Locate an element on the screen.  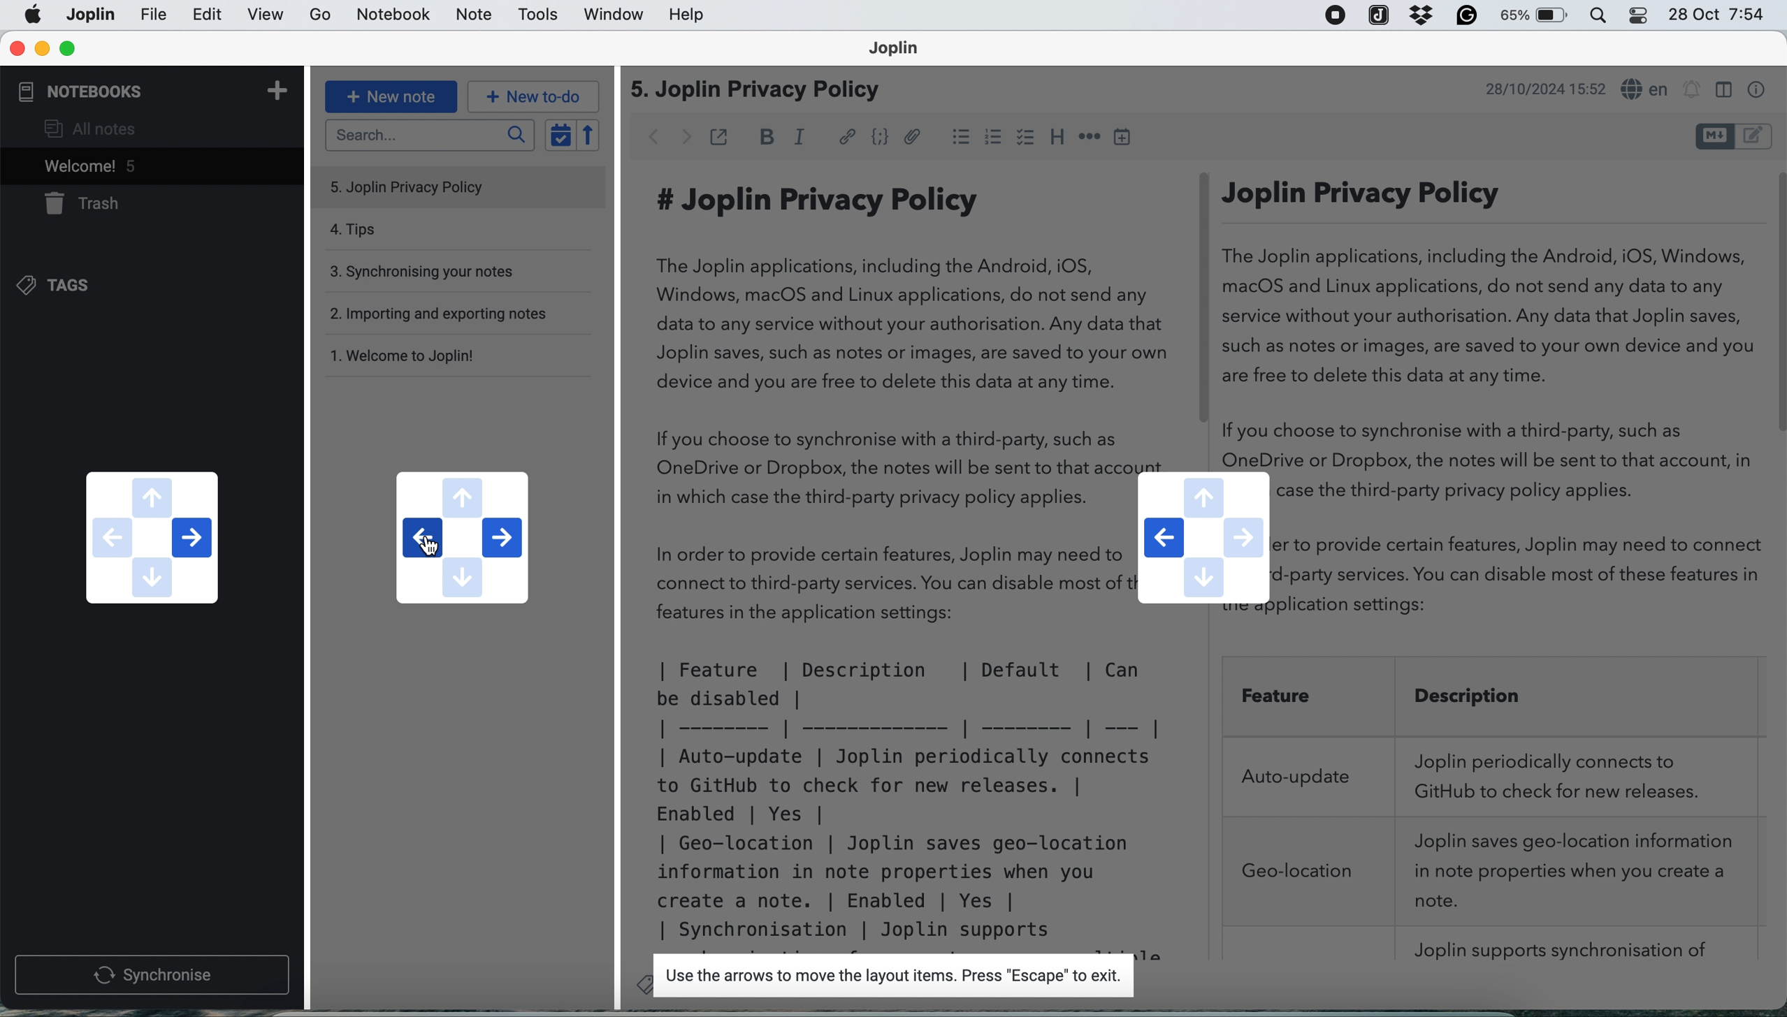
28 Oct 7:54 is located at coordinates (1716, 15).